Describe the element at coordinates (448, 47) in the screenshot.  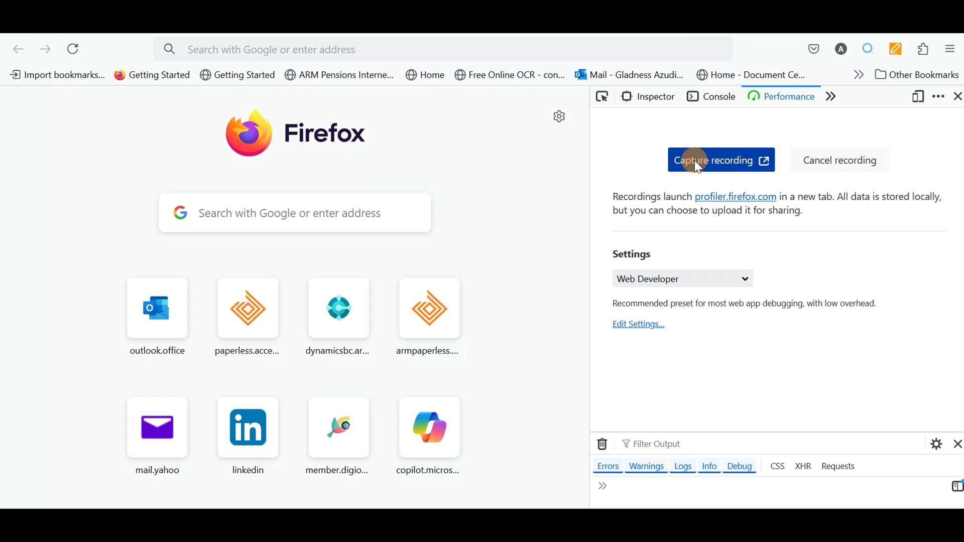
I see `Search bar` at that location.